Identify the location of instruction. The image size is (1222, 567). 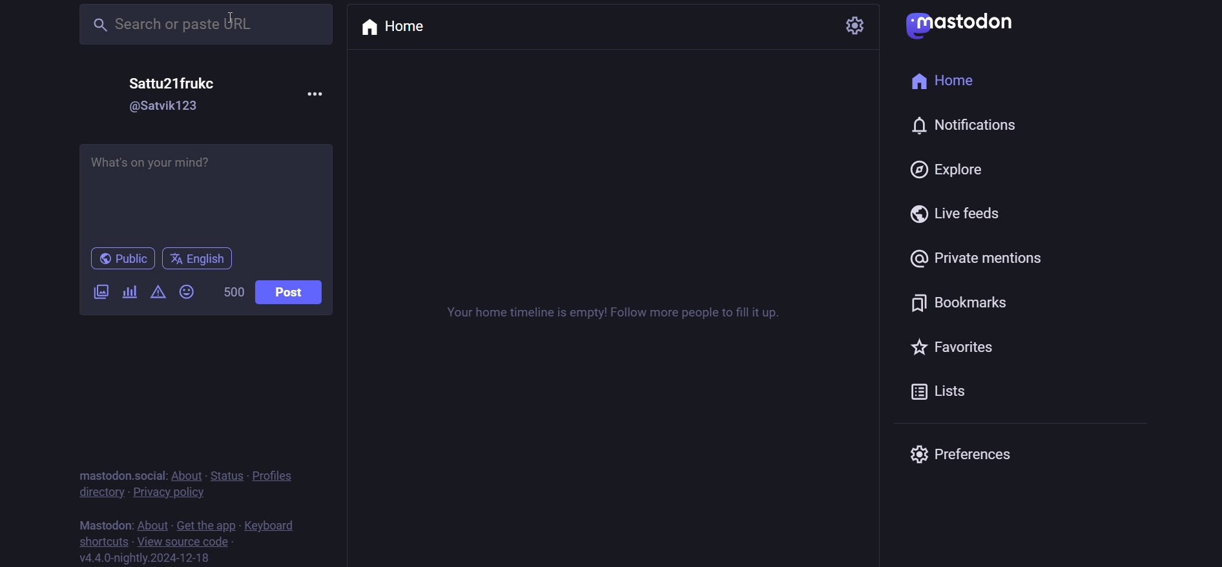
(615, 320).